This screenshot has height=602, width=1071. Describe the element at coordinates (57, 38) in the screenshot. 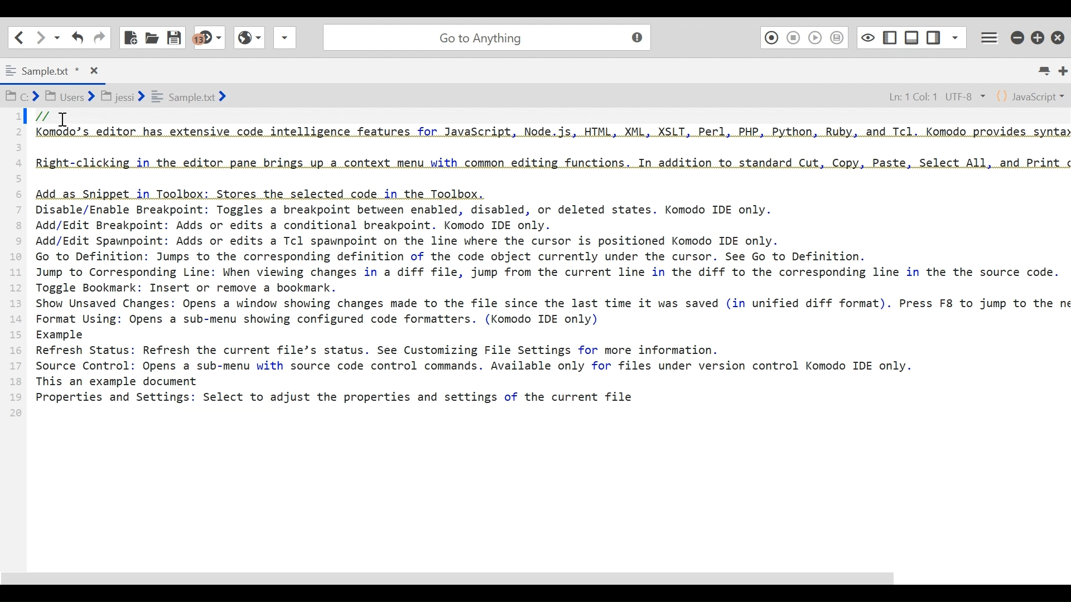

I see `Recent locations` at that location.